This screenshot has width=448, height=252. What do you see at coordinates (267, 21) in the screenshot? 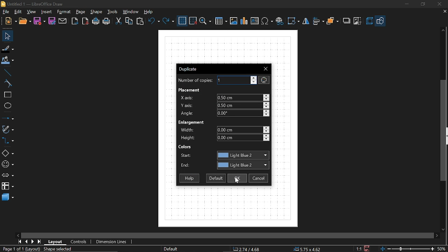
I see `Insert text` at bounding box center [267, 21].